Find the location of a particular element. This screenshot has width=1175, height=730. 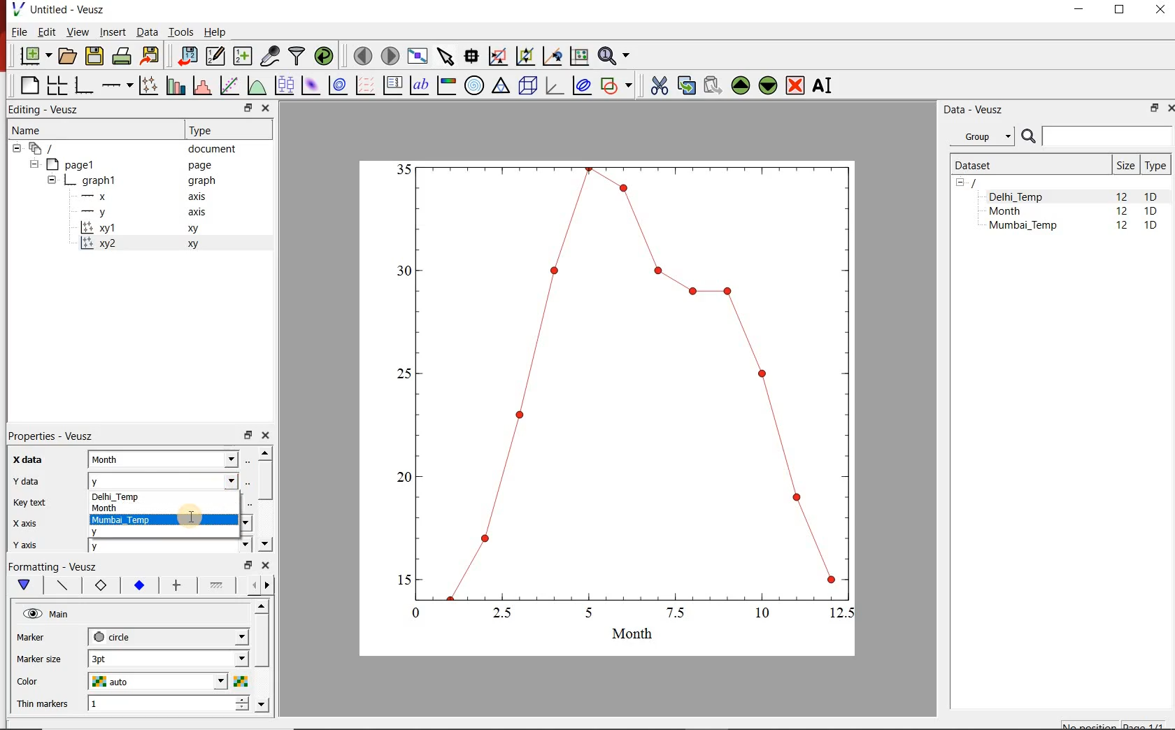

Size is located at coordinates (1125, 165).